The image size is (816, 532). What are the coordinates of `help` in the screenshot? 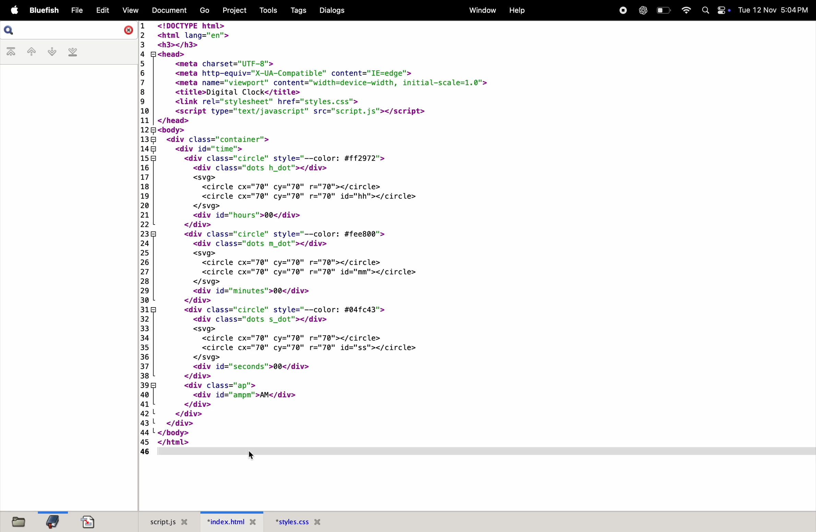 It's located at (517, 10).